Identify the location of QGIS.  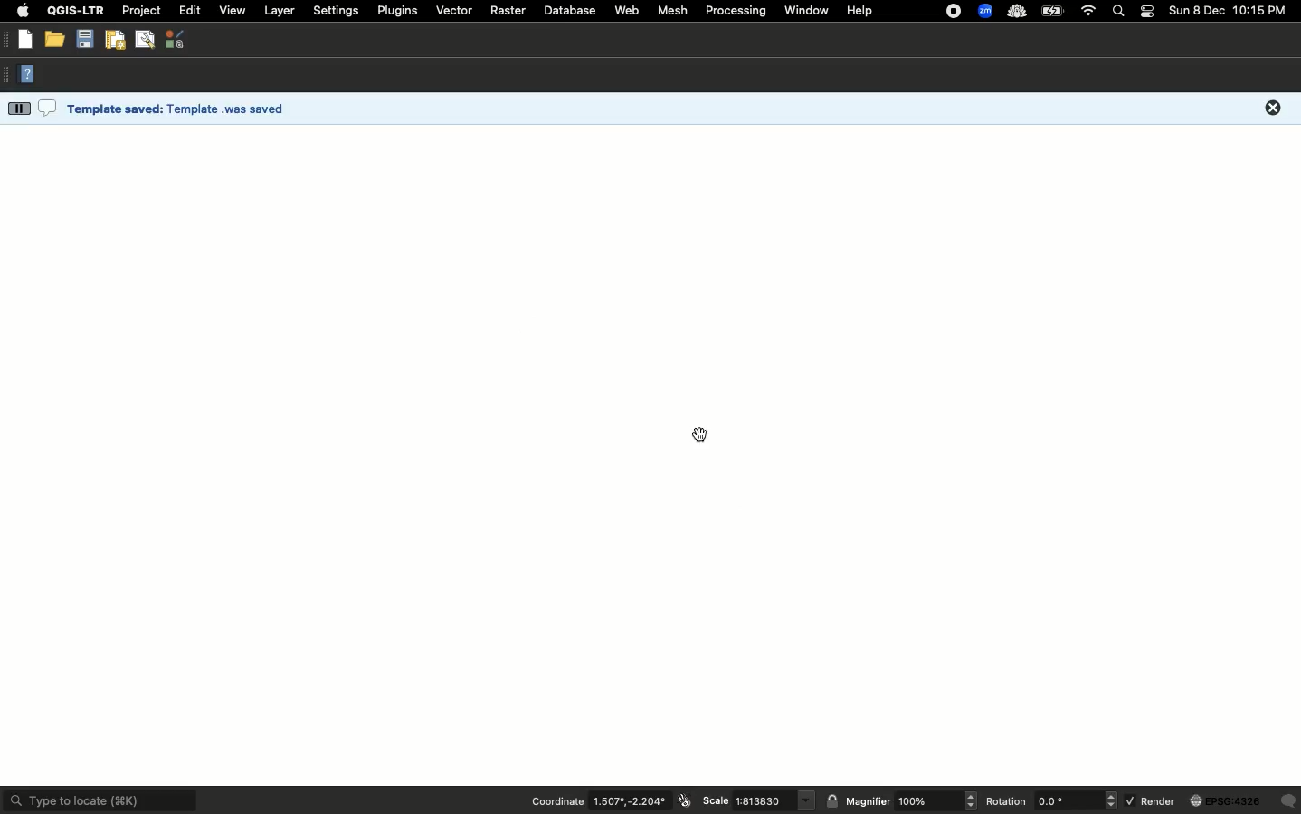
(75, 9).